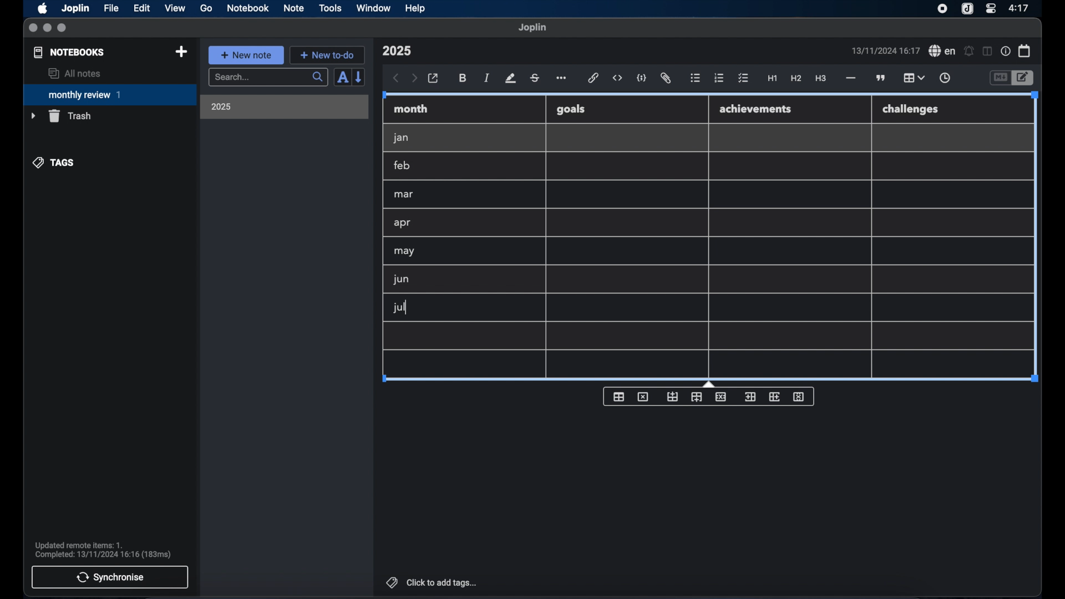 This screenshot has width=1065, height=599. Describe the element at coordinates (487, 78) in the screenshot. I see `italic` at that location.